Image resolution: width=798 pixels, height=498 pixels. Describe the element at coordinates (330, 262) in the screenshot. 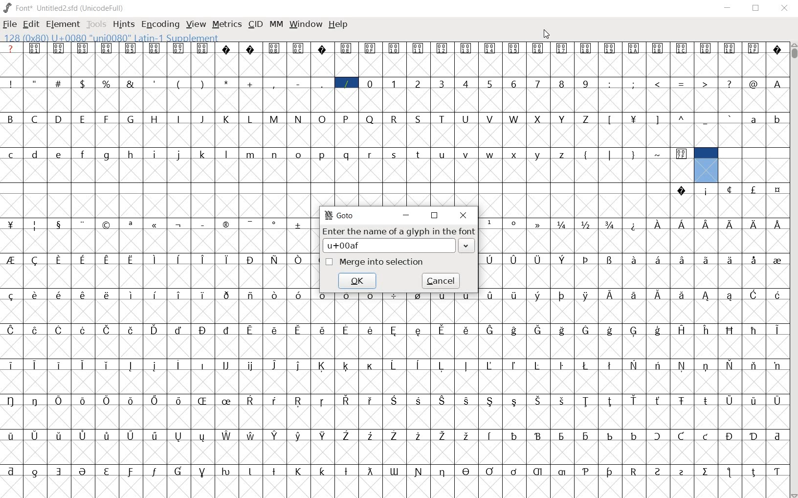

I see `checkbox` at that location.